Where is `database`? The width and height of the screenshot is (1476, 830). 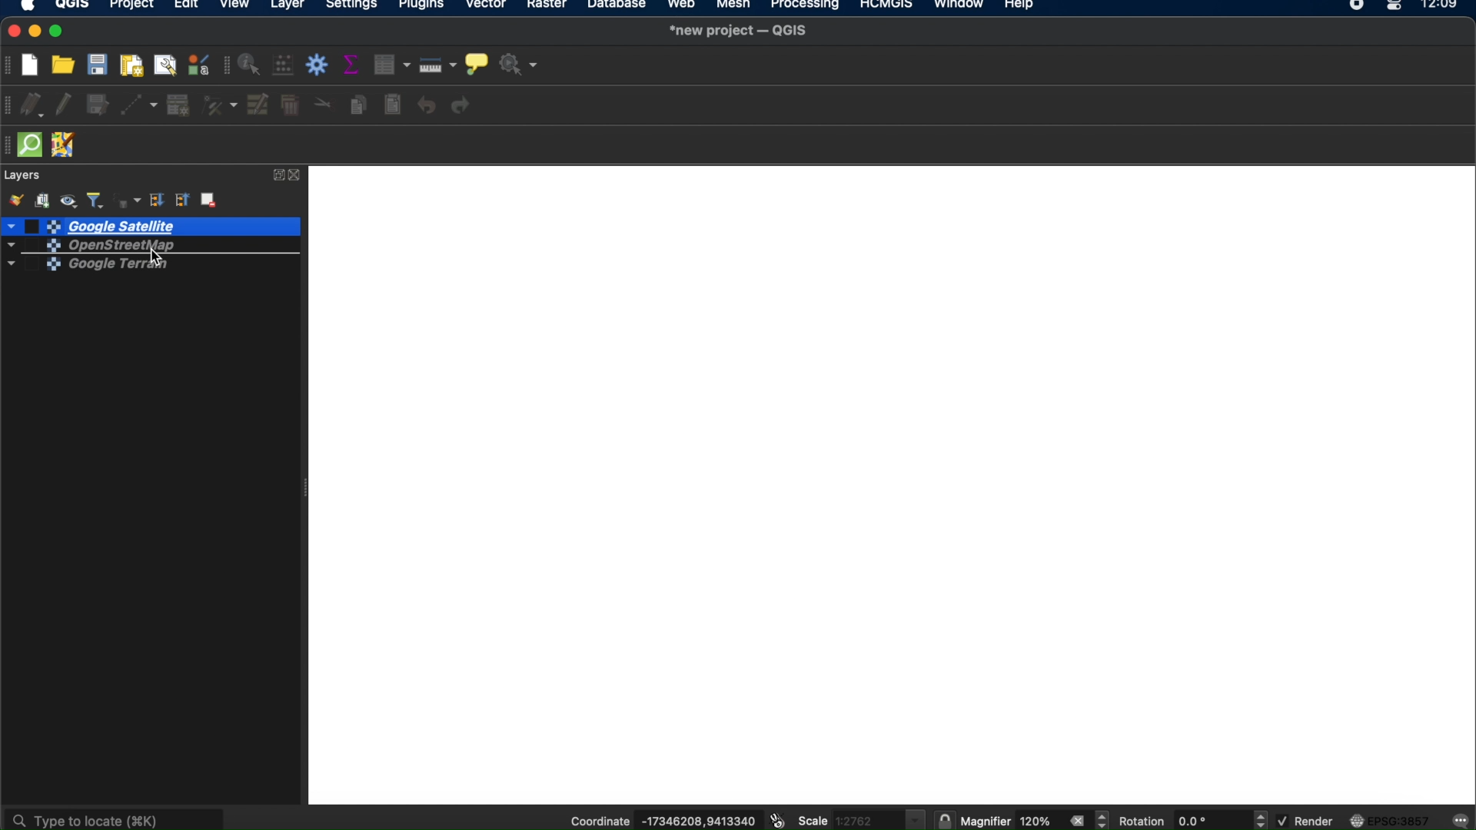
database is located at coordinates (617, 6).